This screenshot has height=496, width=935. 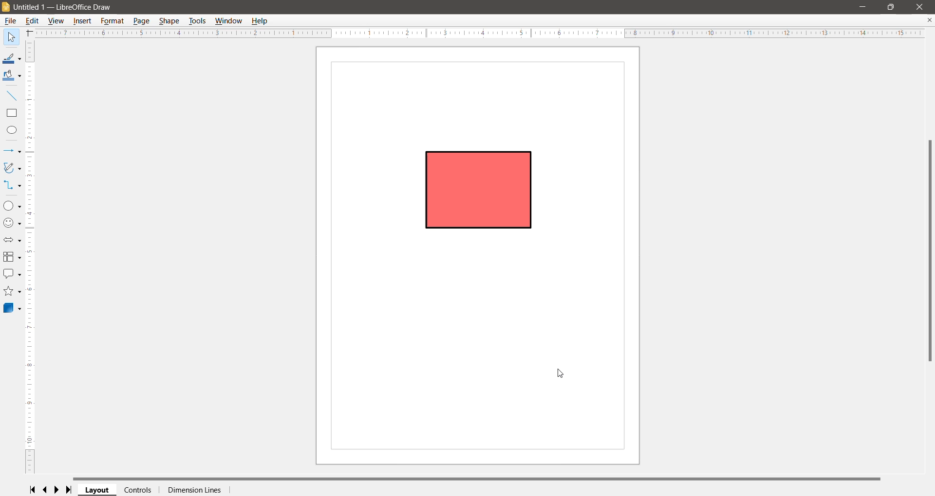 What do you see at coordinates (67, 7) in the screenshot?
I see `Document Title - Application Name` at bounding box center [67, 7].